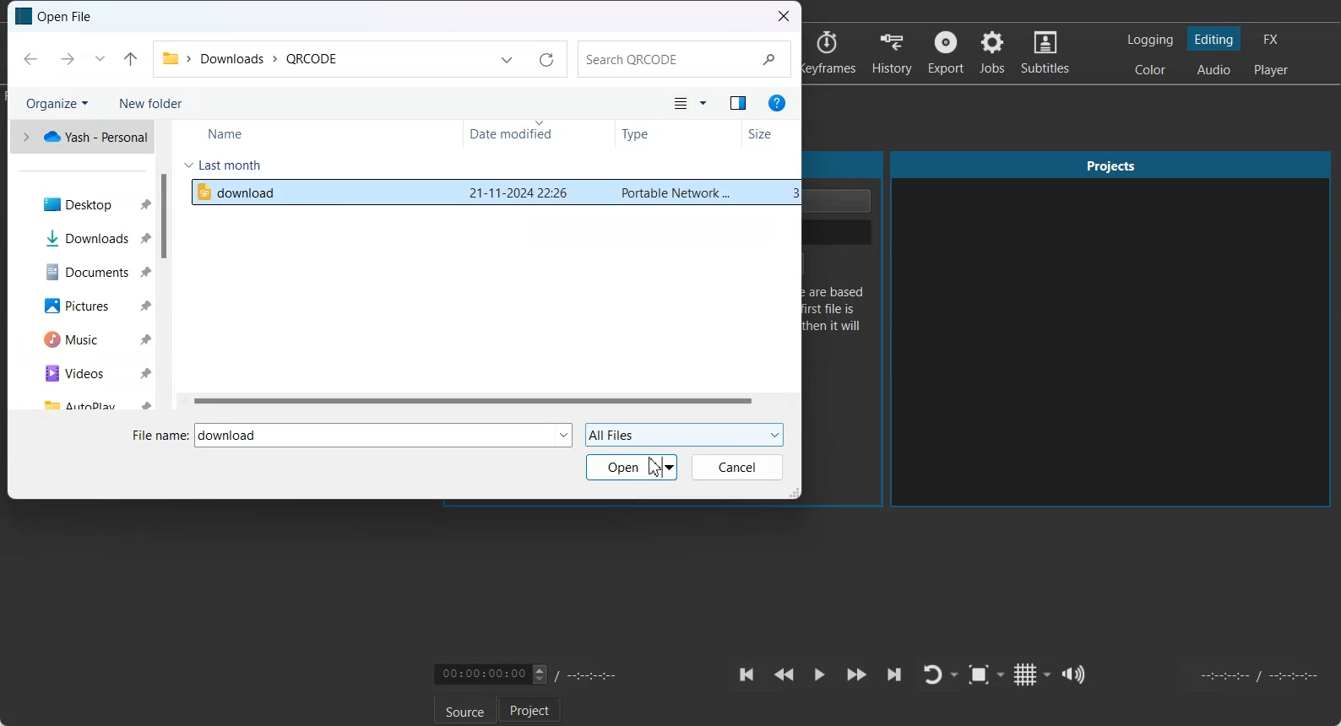  What do you see at coordinates (57, 104) in the screenshot?
I see `Organize` at bounding box center [57, 104].